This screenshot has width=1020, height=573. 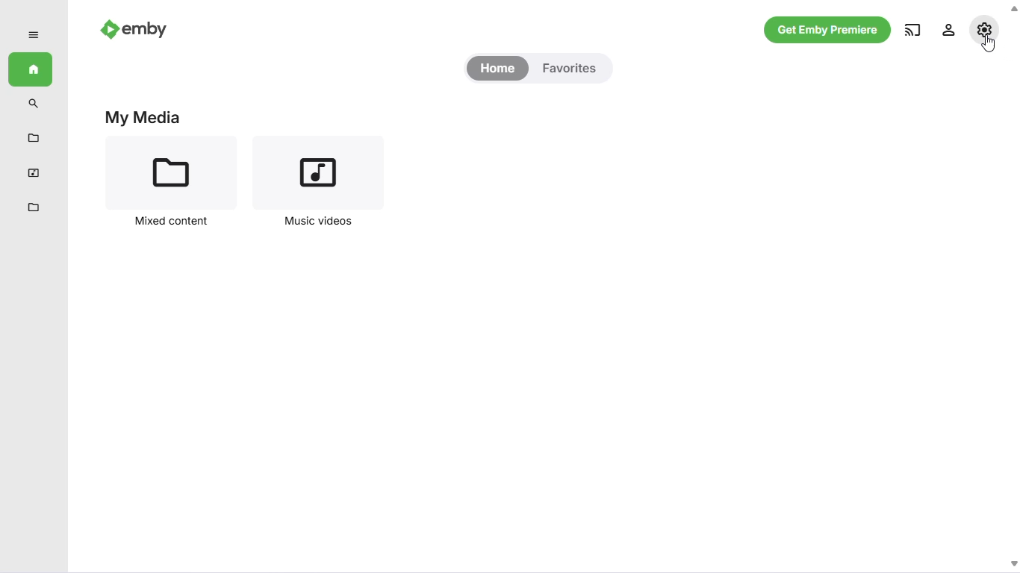 I want to click on metadata manager, so click(x=33, y=207).